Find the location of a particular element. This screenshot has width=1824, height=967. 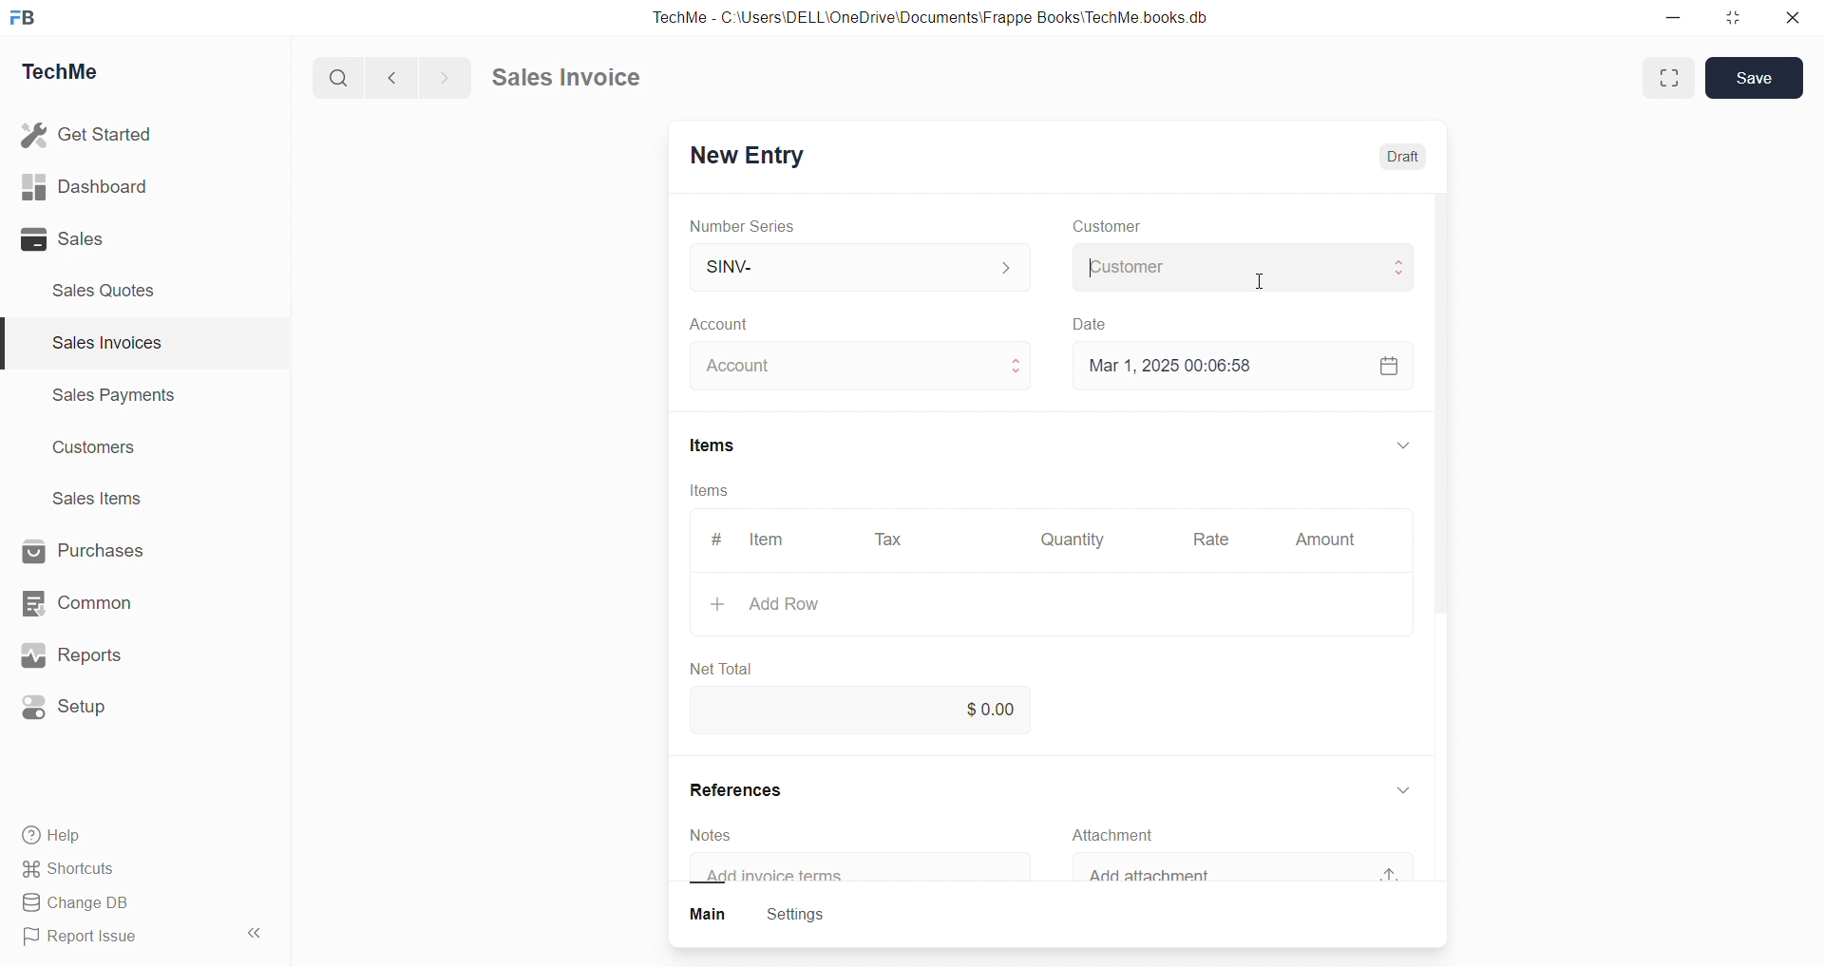

 is located at coordinates (709, 916).